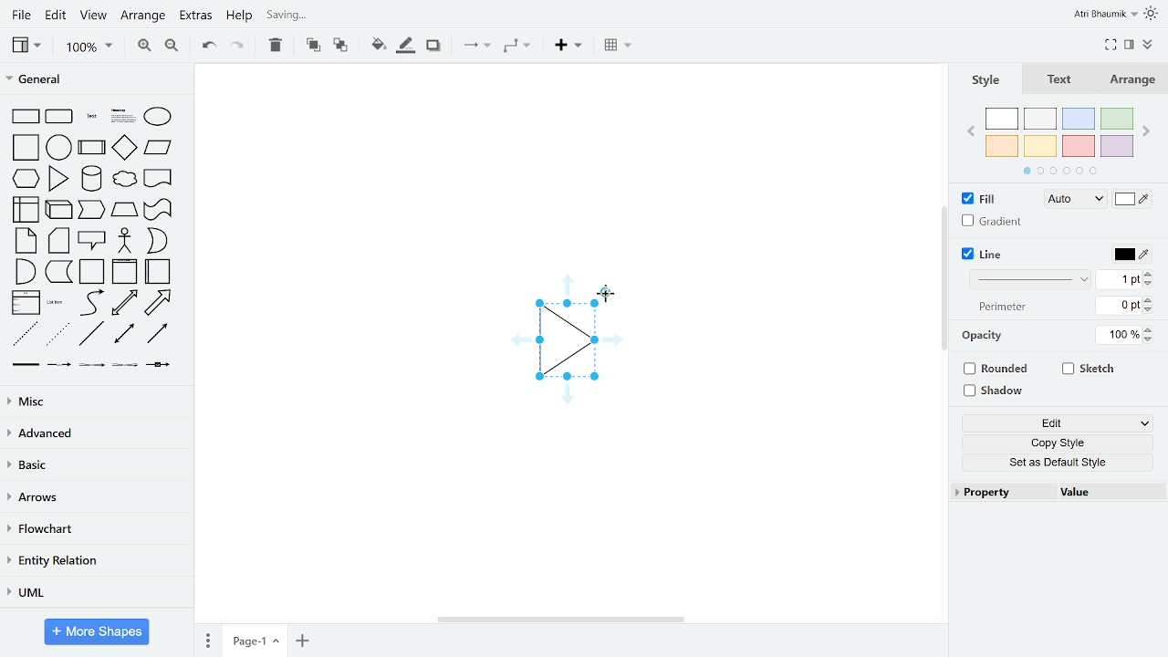 Image resolution: width=1168 pixels, height=657 pixels. I want to click on help, so click(240, 17).